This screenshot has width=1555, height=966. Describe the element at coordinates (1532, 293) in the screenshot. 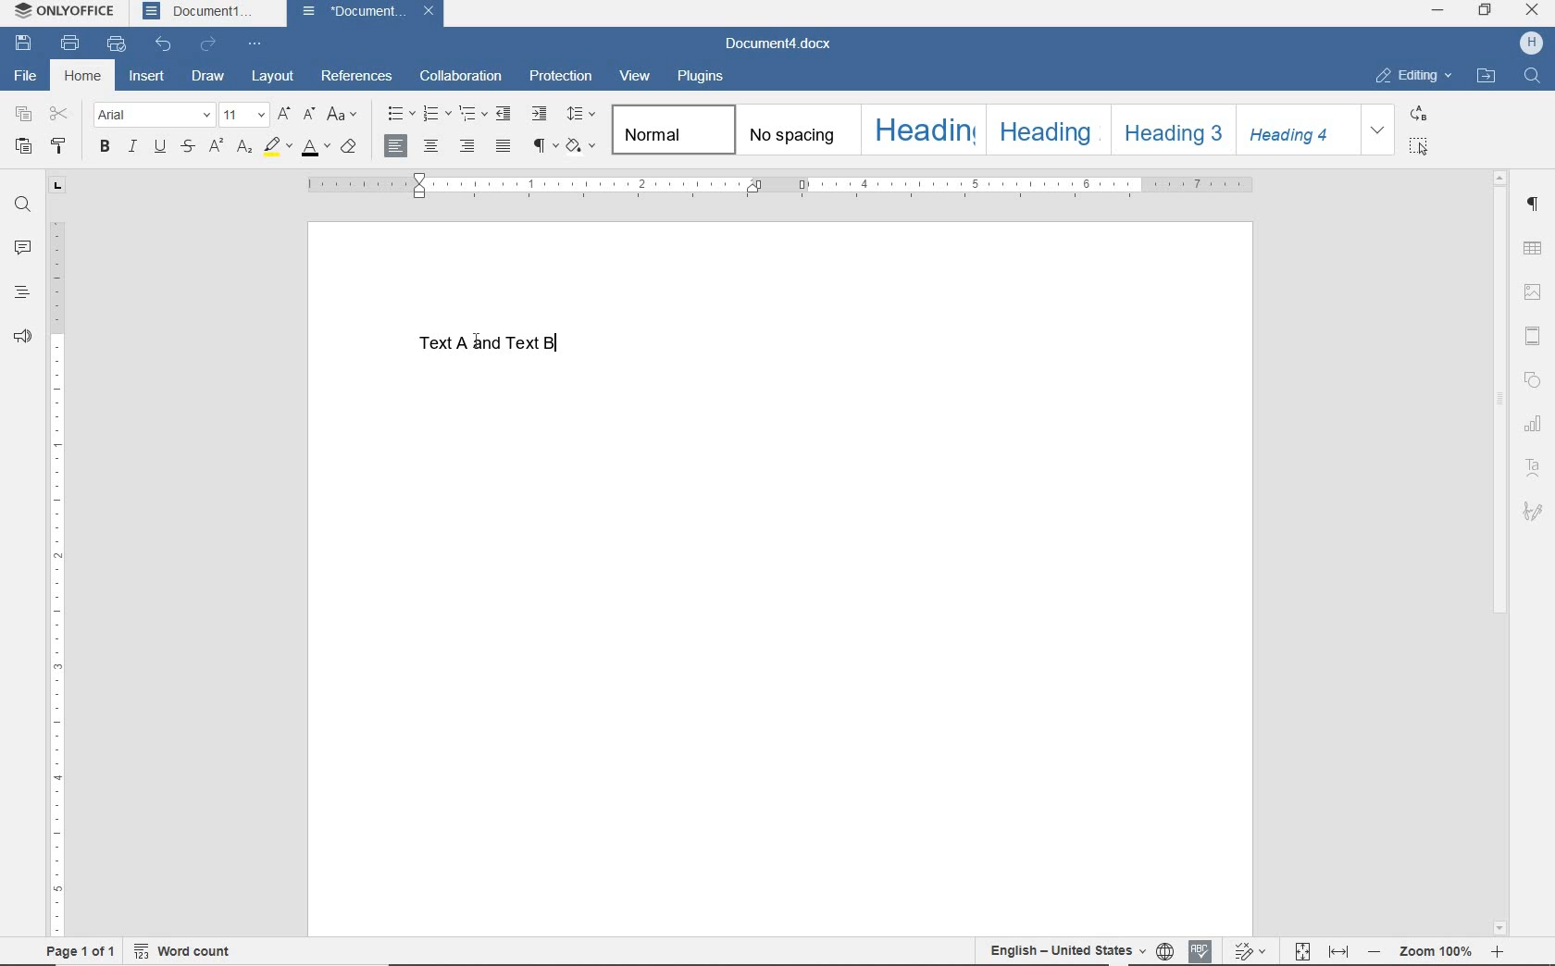

I see `IMAGE` at that location.